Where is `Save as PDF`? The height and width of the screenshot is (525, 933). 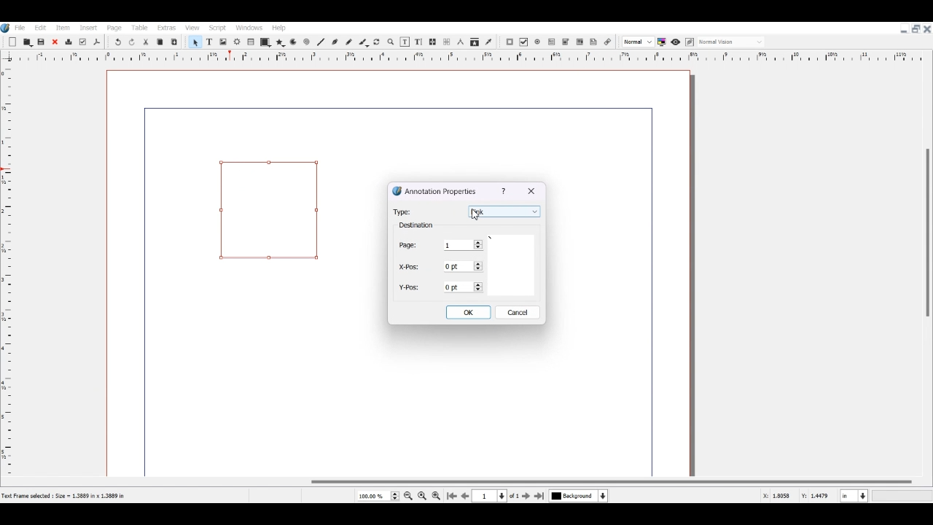
Save as PDF is located at coordinates (97, 42).